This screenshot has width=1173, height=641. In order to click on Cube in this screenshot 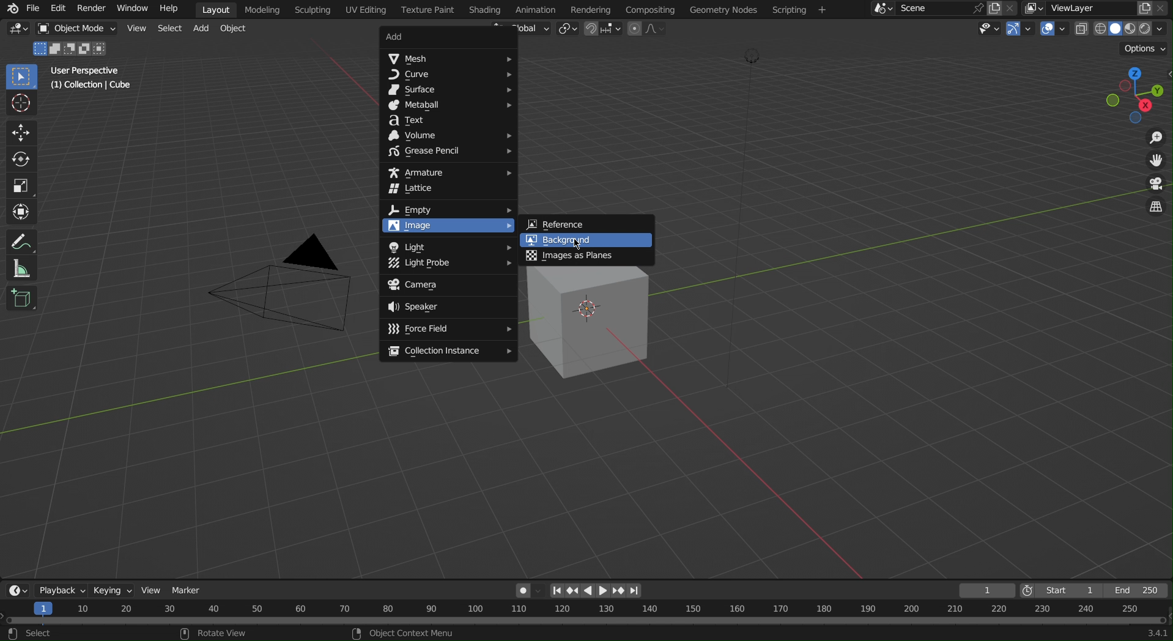, I will do `click(23, 298)`.